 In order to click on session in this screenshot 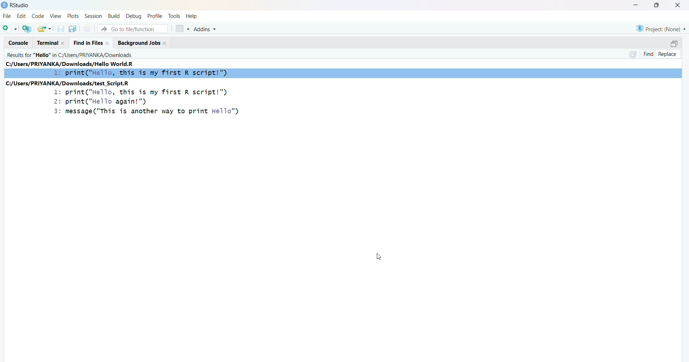, I will do `click(94, 16)`.